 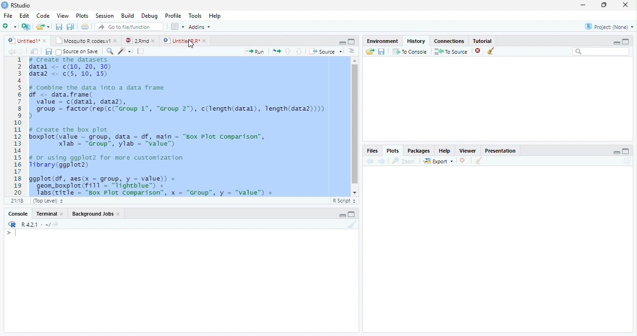 What do you see at coordinates (355, 126) in the screenshot?
I see `vertical scroll bar` at bounding box center [355, 126].